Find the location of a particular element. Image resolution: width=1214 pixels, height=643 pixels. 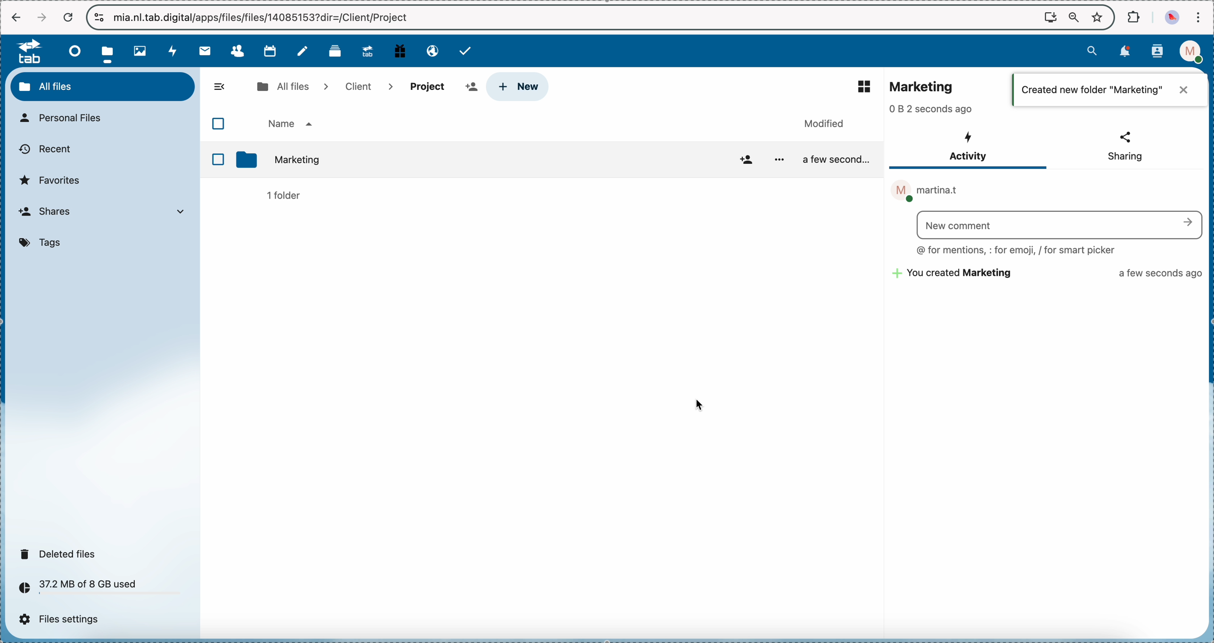

upgrade is located at coordinates (368, 50).